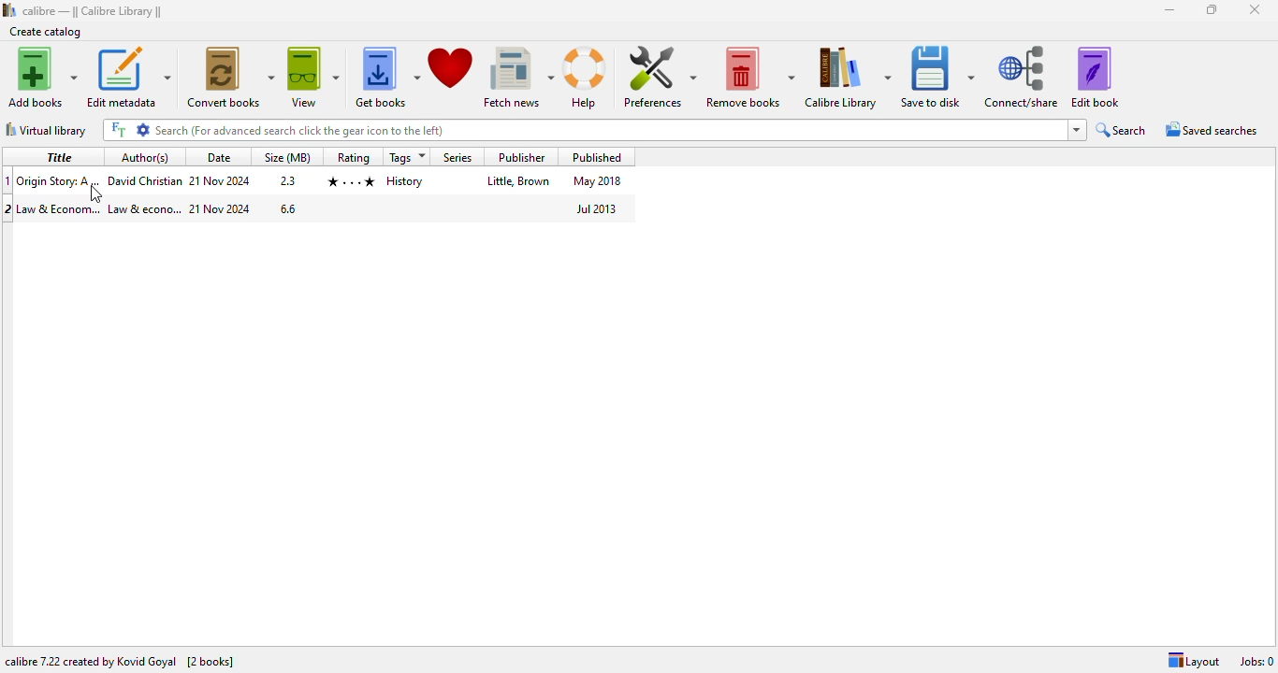 The width and height of the screenshot is (1278, 673). I want to click on Title, so click(60, 209).